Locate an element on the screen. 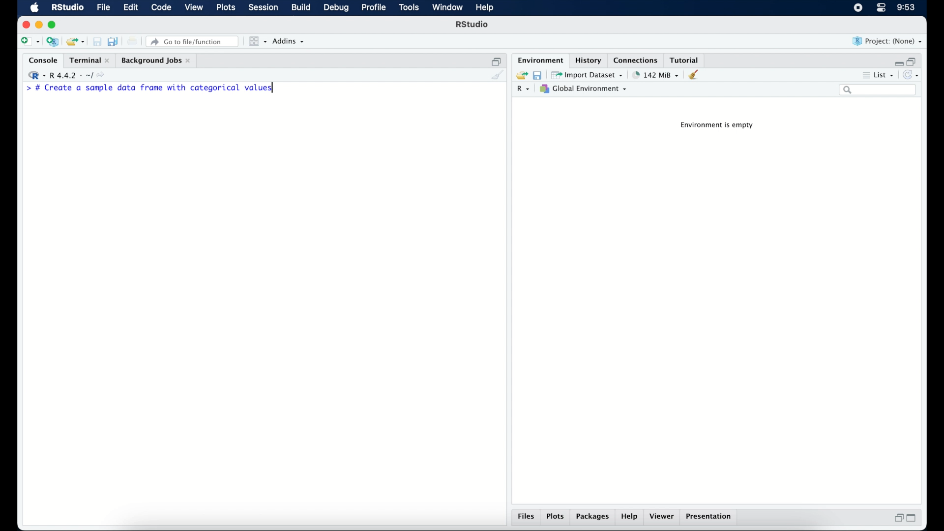  new file is located at coordinates (29, 41).